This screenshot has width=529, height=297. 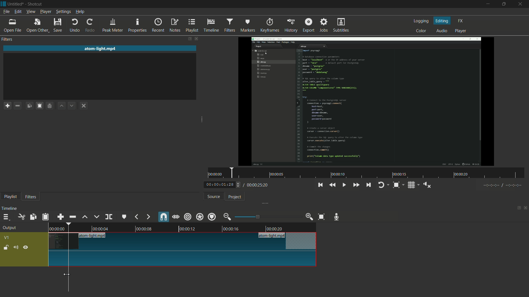 I want to click on zoom in, so click(x=310, y=217).